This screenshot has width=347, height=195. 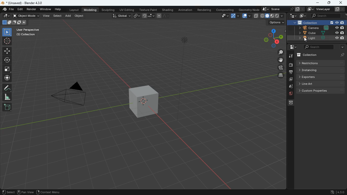 What do you see at coordinates (318, 3) in the screenshot?
I see `minimize` at bounding box center [318, 3].